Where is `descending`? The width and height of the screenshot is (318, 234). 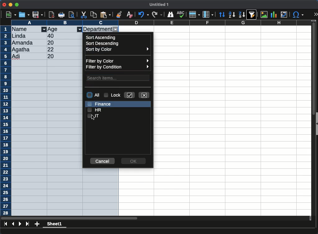 descending is located at coordinates (241, 14).